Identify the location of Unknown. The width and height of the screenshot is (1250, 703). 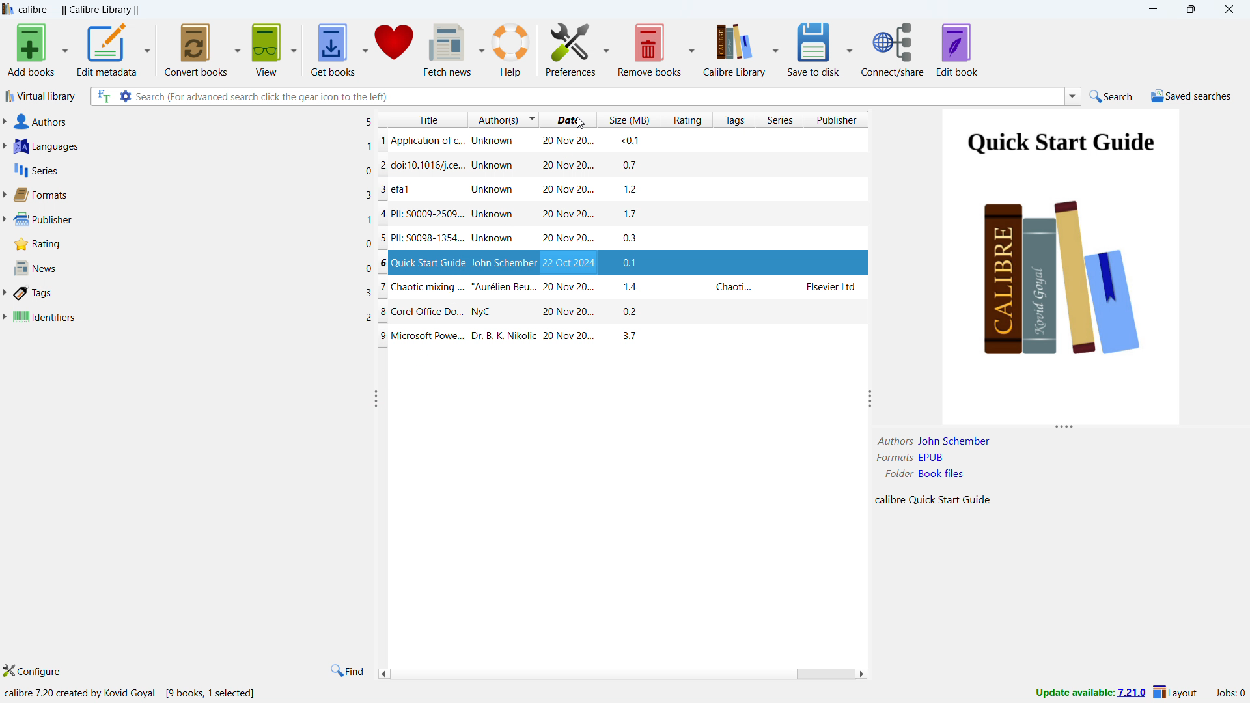
(492, 240).